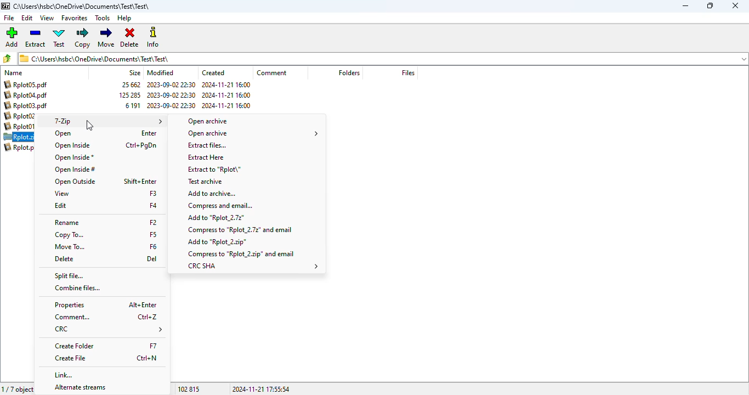 This screenshot has width=749, height=395. What do you see at coordinates (154, 205) in the screenshot?
I see `F4` at bounding box center [154, 205].